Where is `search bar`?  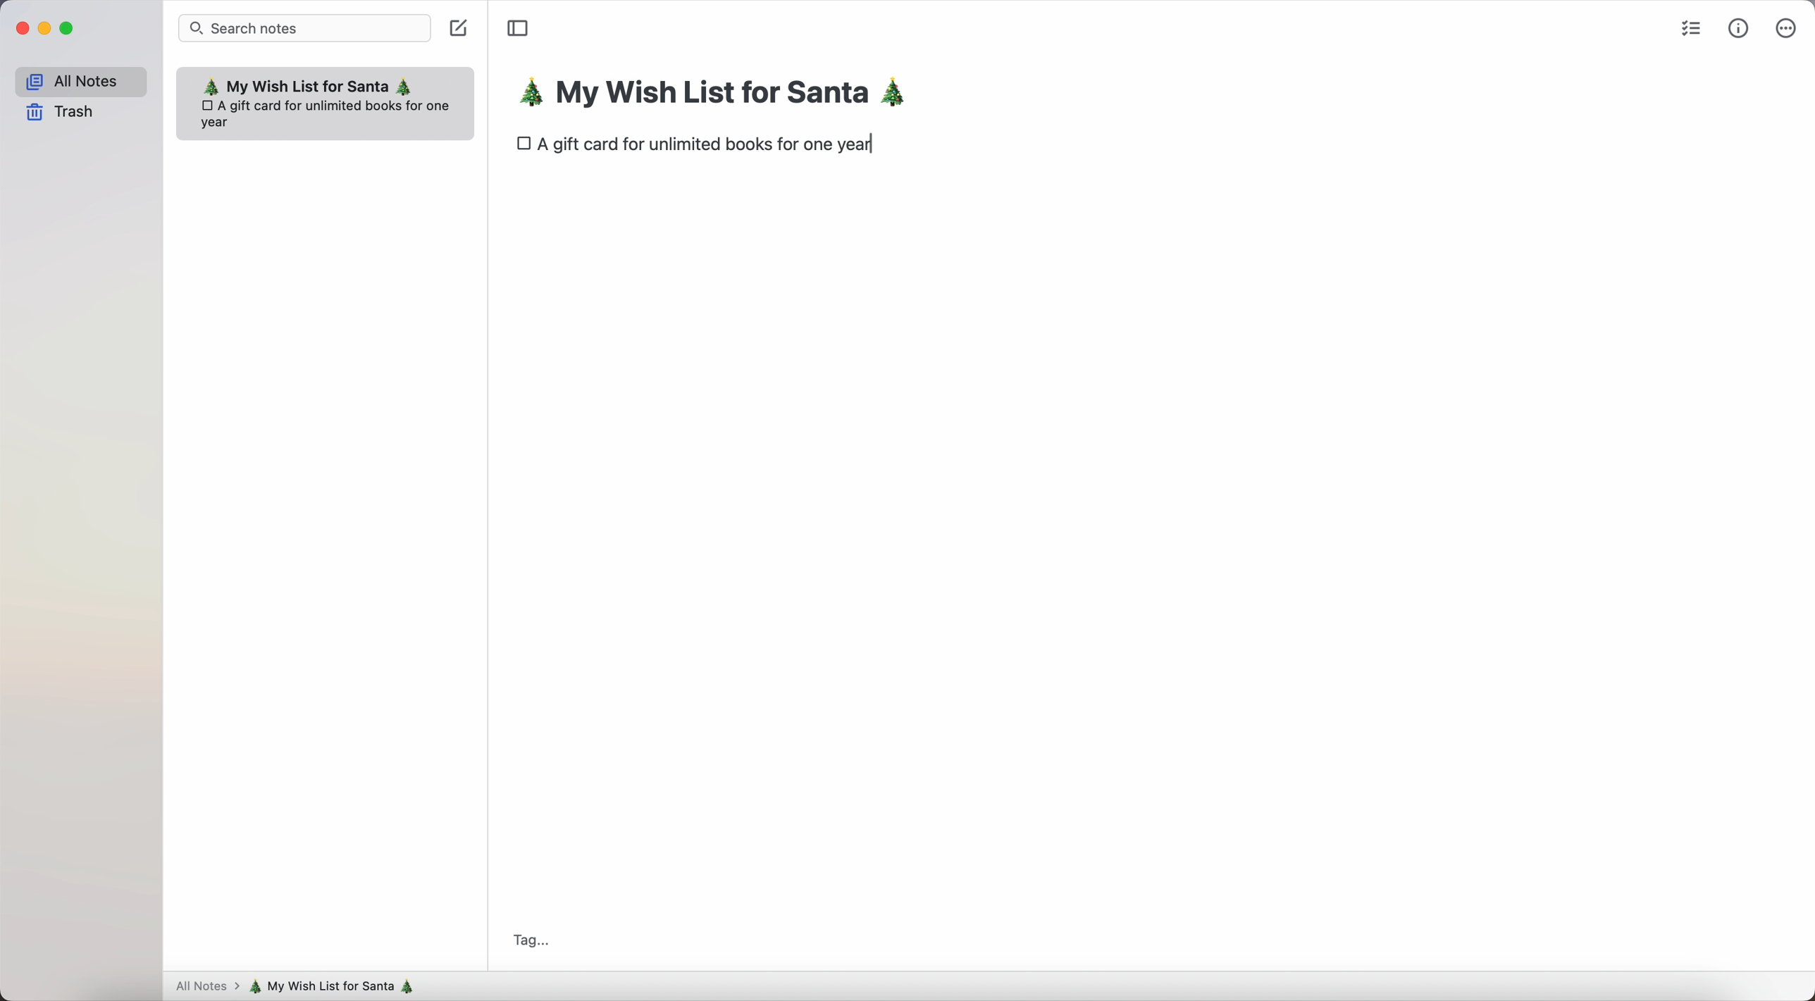 search bar is located at coordinates (305, 27).